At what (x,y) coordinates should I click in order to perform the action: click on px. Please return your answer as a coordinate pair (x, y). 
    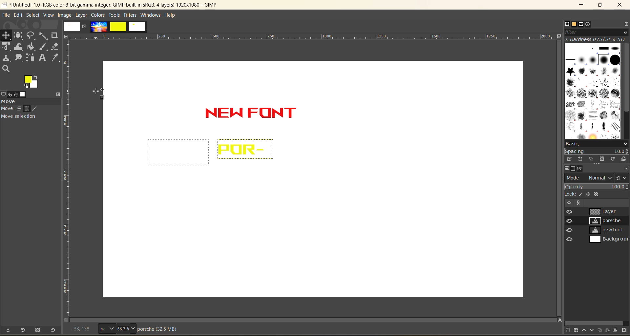
    Looking at the image, I should click on (106, 328).